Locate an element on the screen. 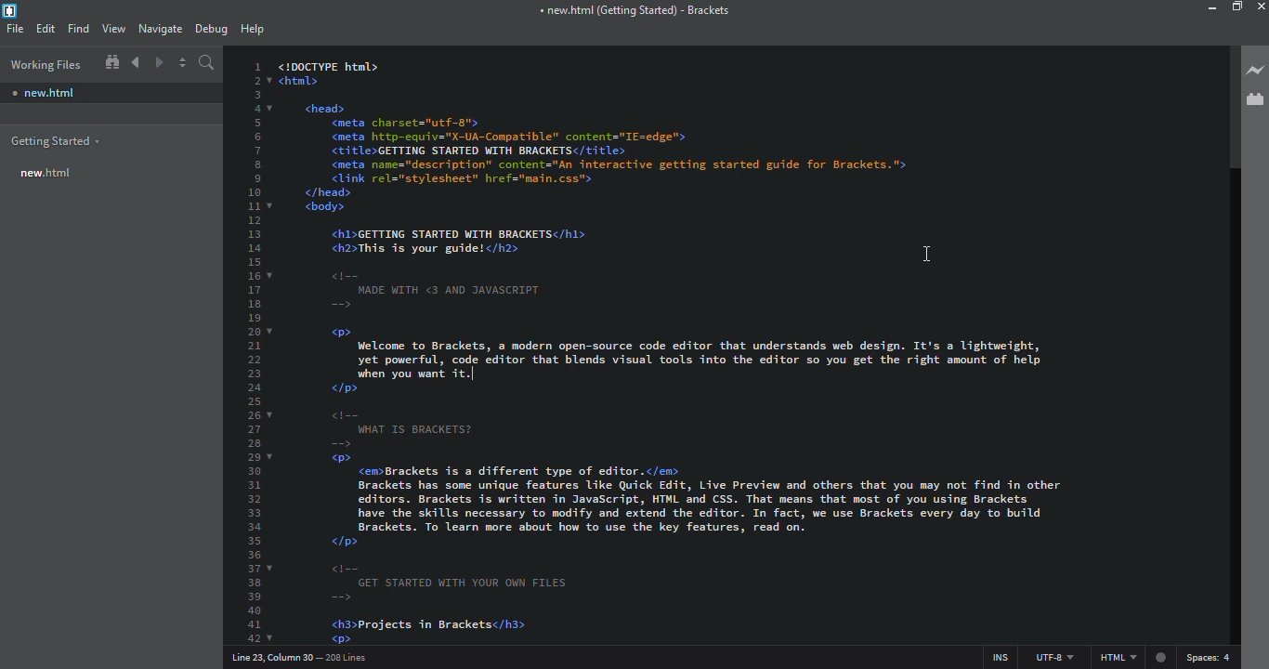  navigate is located at coordinates (163, 28).